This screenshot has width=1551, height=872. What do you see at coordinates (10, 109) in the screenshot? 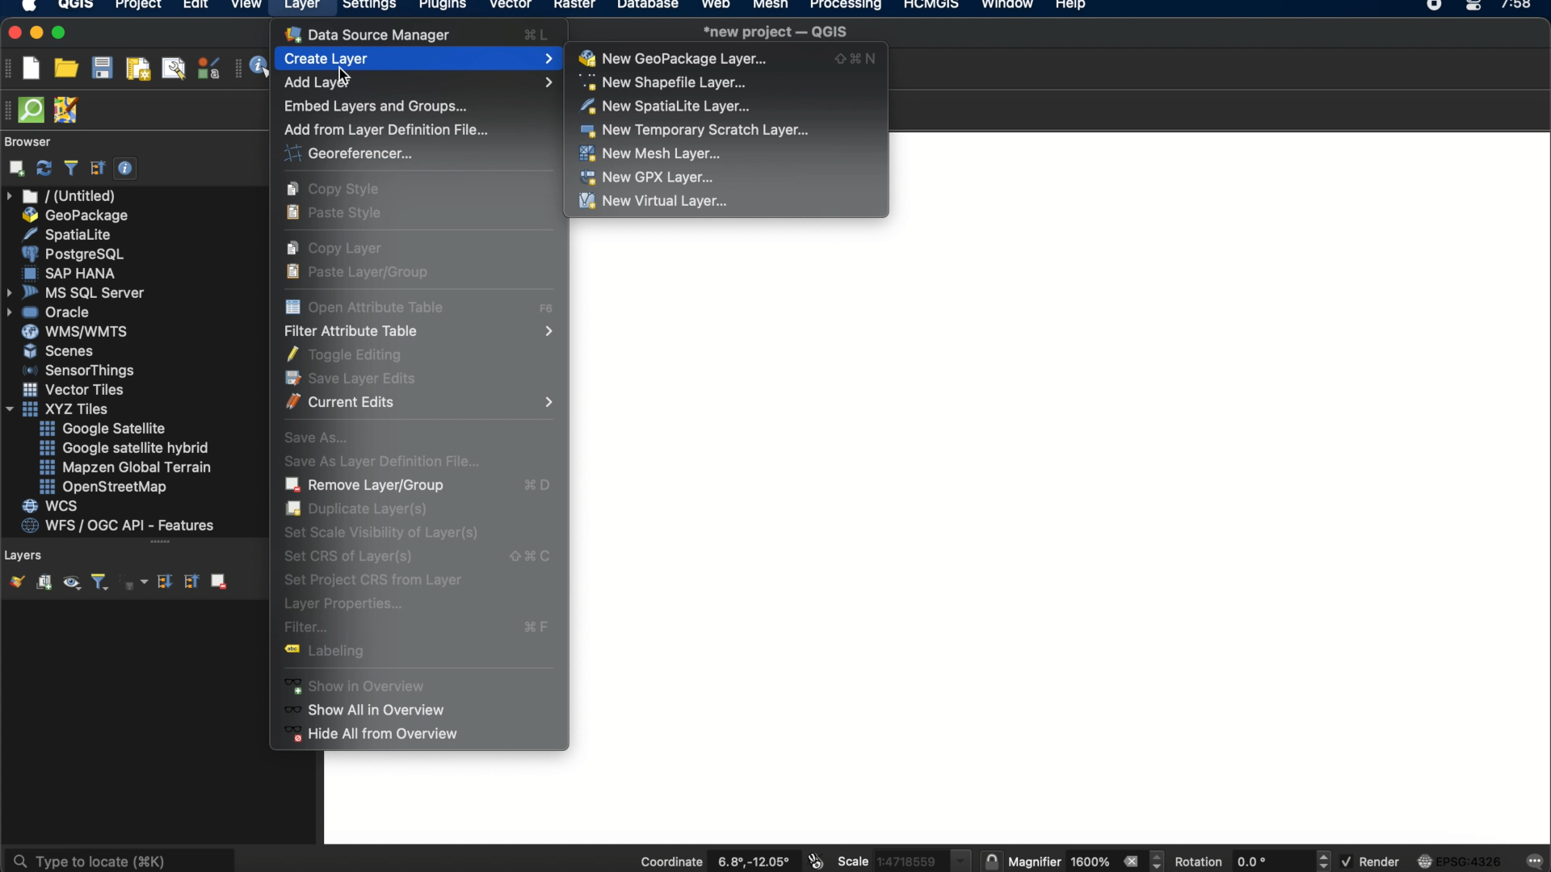
I see `hidden toolbar` at bounding box center [10, 109].